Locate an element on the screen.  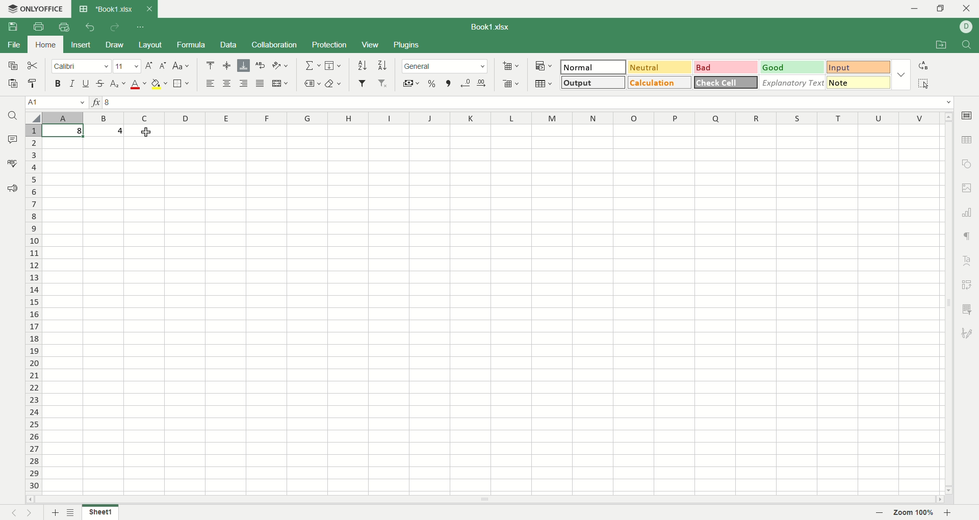
copy is located at coordinates (13, 66).